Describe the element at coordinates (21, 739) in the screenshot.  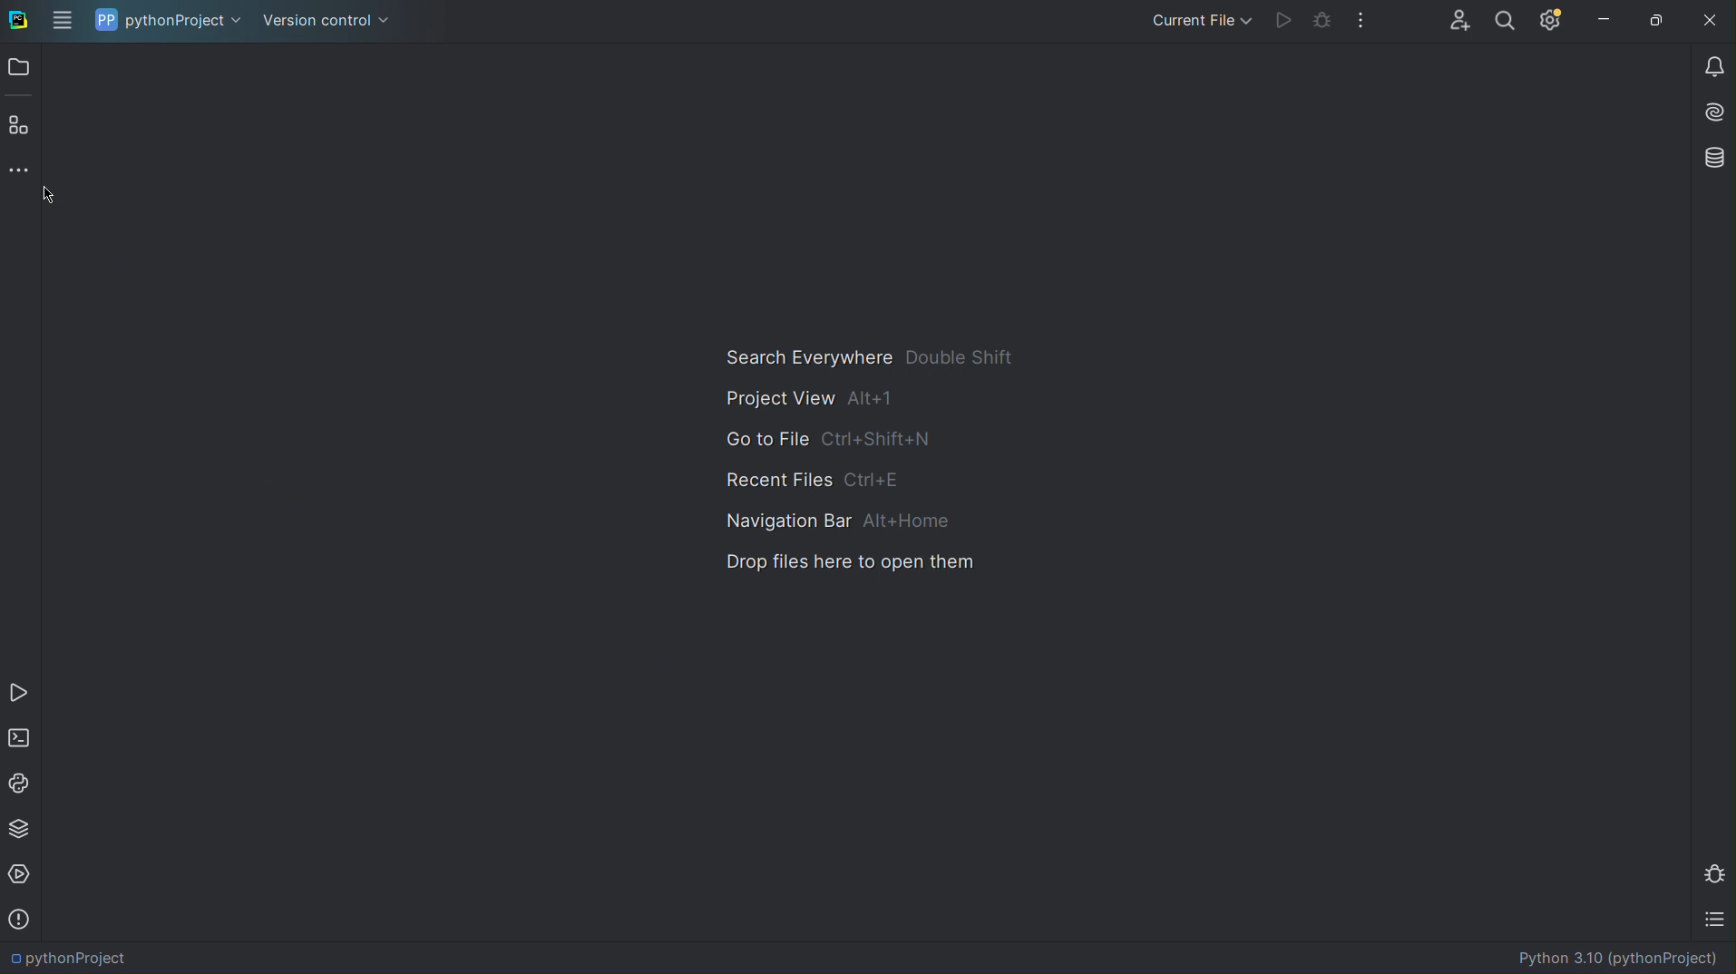
I see `Terminal` at that location.